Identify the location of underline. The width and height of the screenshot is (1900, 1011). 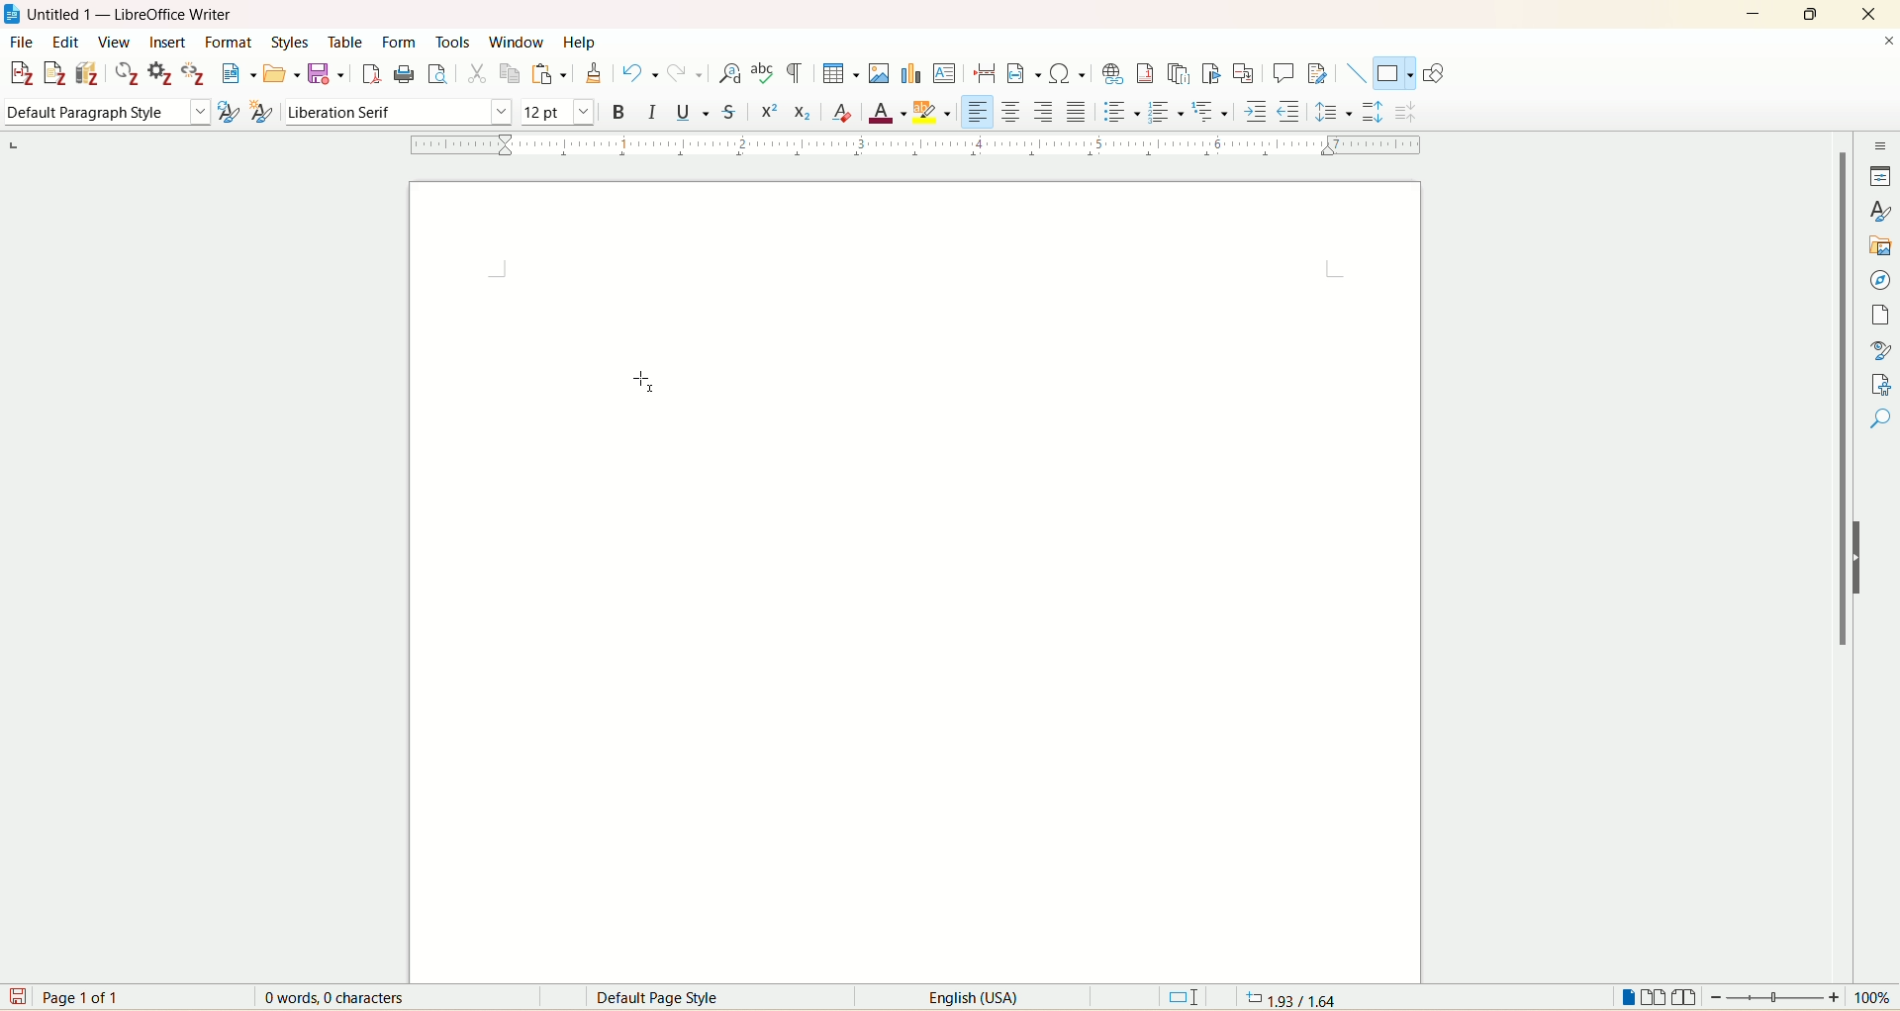
(690, 110).